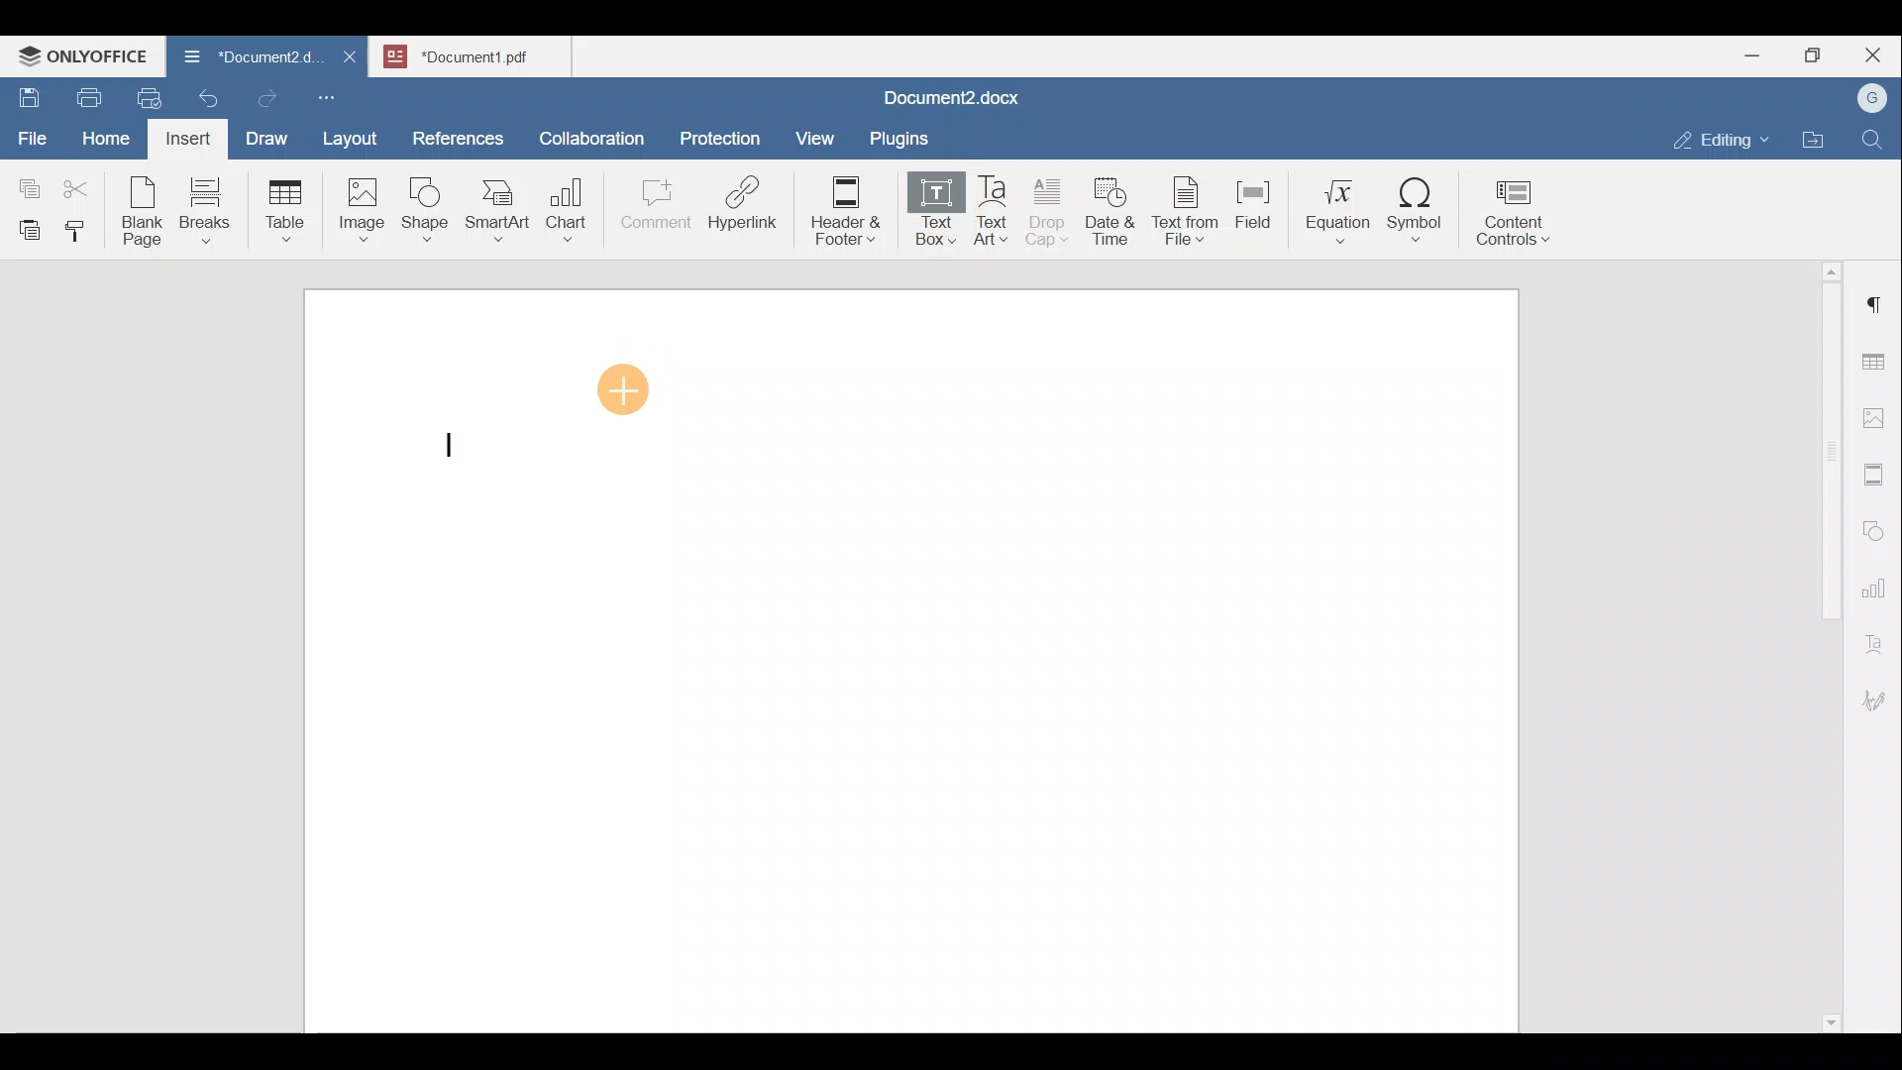 The height and width of the screenshot is (1070, 1902). What do you see at coordinates (1877, 360) in the screenshot?
I see `Table settings` at bounding box center [1877, 360].